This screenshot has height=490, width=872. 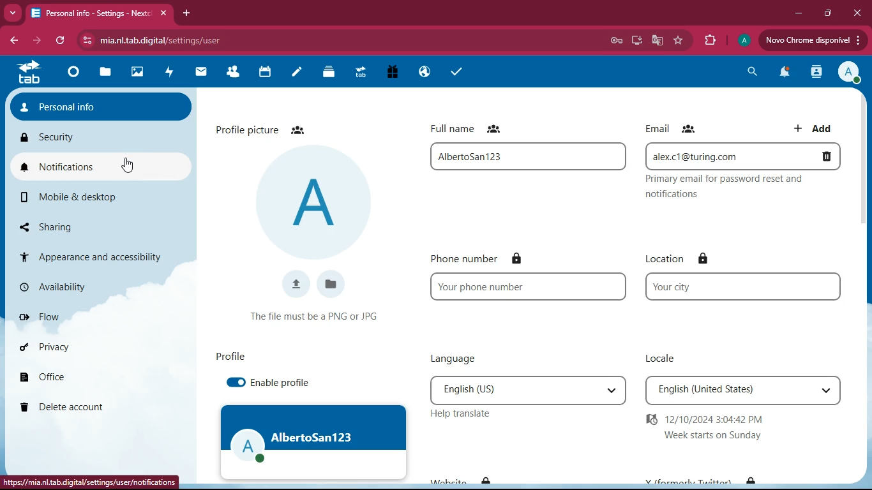 What do you see at coordinates (659, 357) in the screenshot?
I see `locale` at bounding box center [659, 357].